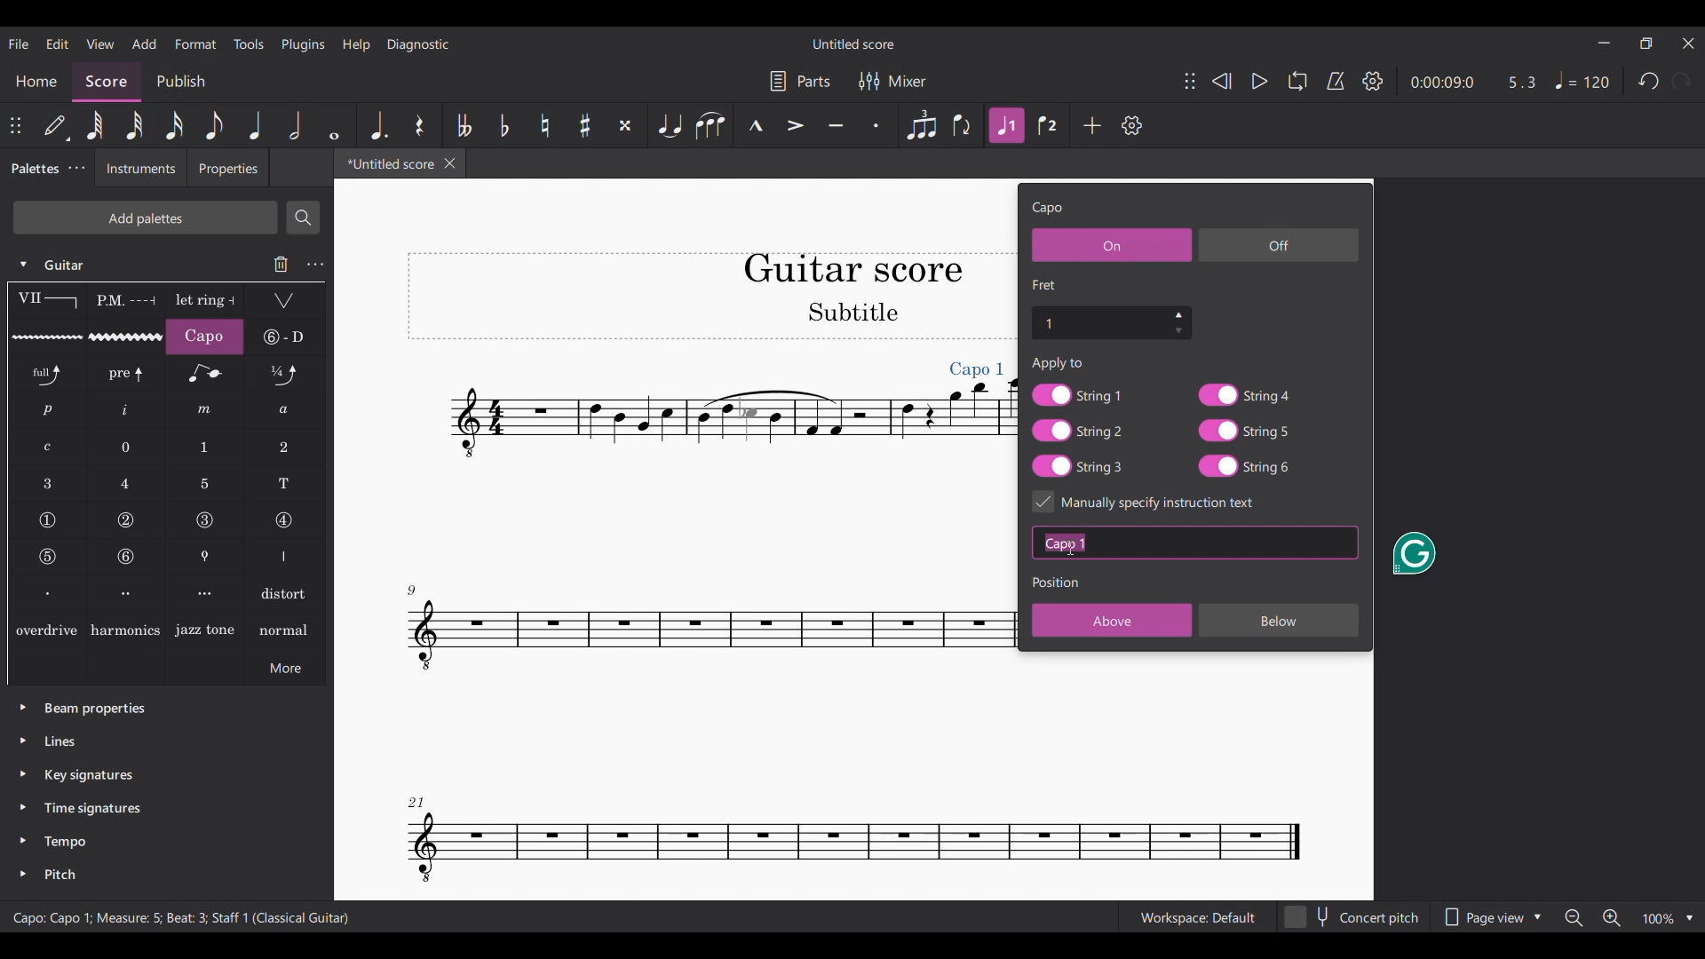 The height and width of the screenshot is (959, 1705). Describe the element at coordinates (124, 301) in the screenshot. I see `Palm mute` at that location.